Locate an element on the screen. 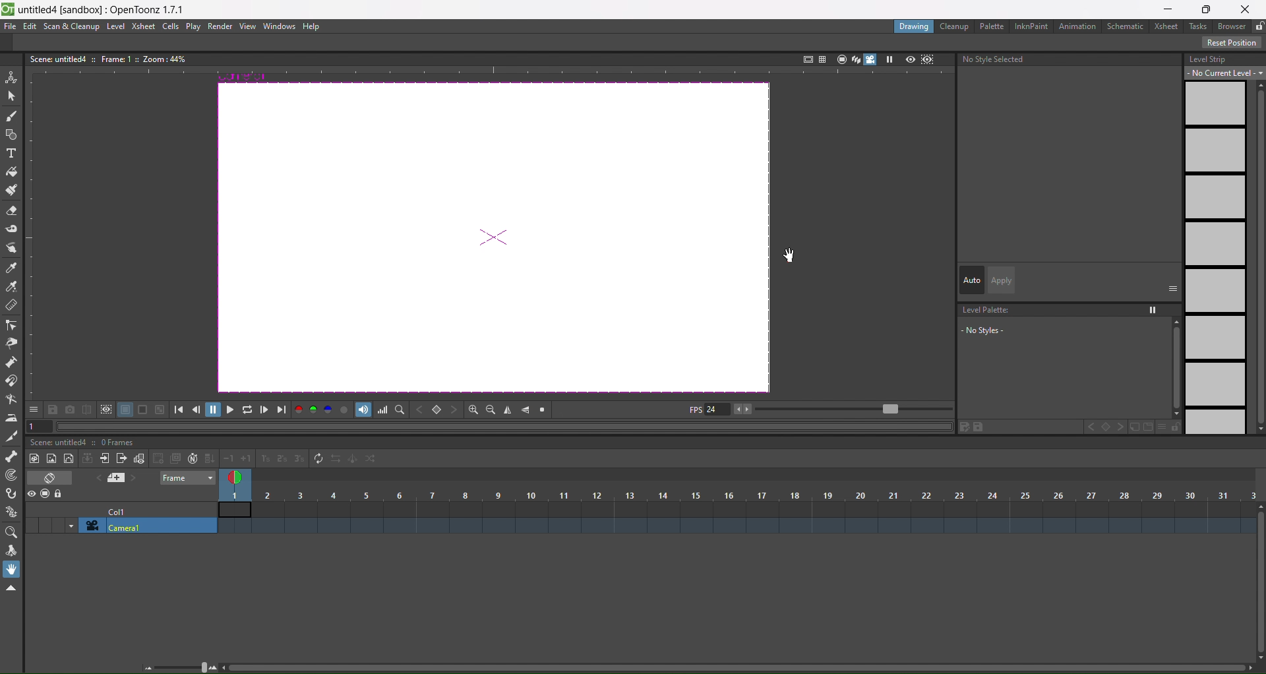 The image size is (1266, 674). double click to toggle onion skin is located at coordinates (239, 475).